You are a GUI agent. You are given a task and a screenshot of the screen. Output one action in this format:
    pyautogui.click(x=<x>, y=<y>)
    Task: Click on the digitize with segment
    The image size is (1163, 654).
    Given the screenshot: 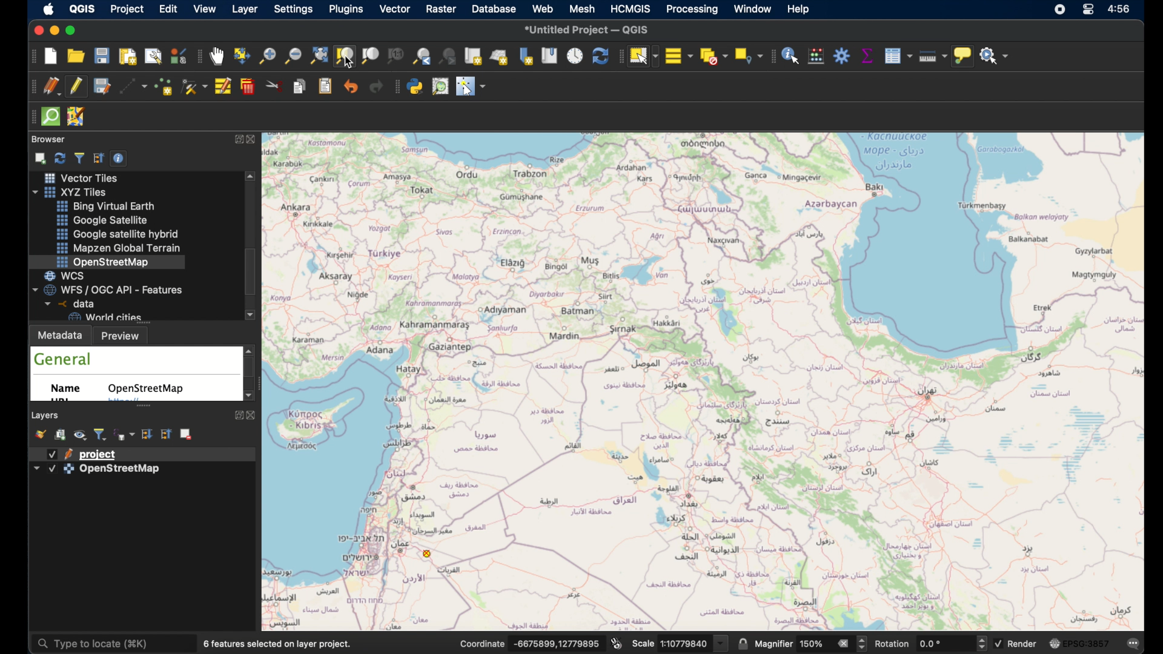 What is the action you would take?
    pyautogui.click(x=135, y=88)
    